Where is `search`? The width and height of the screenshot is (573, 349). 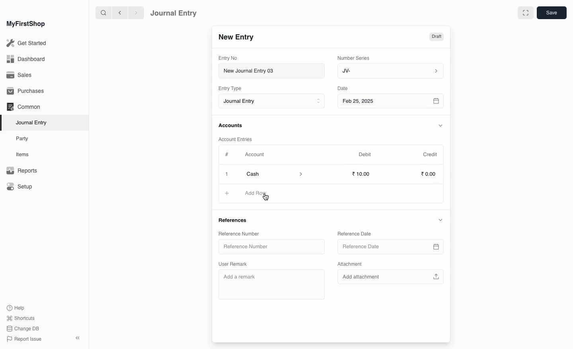
search is located at coordinates (101, 13).